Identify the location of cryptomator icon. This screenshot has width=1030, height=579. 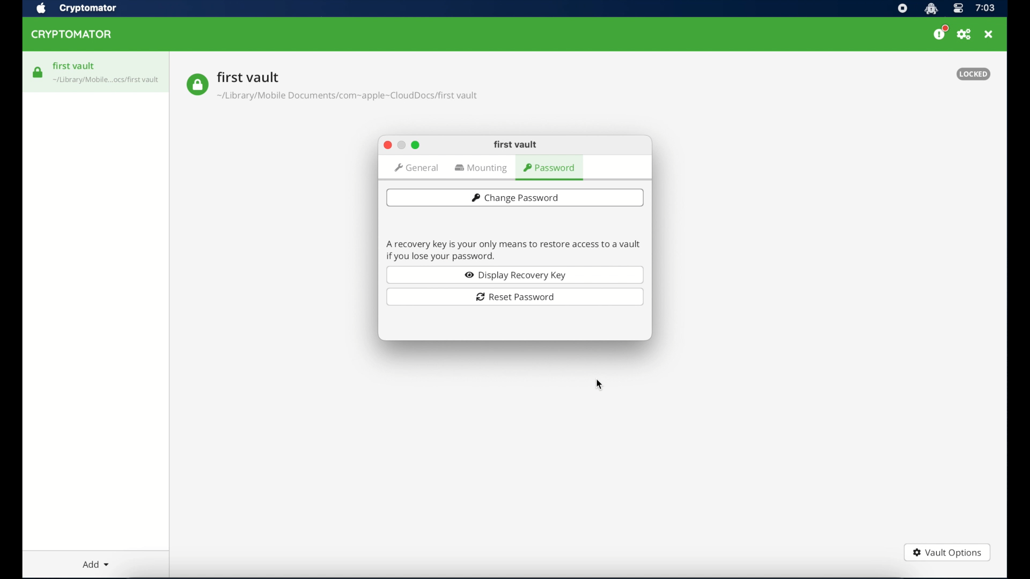
(931, 9).